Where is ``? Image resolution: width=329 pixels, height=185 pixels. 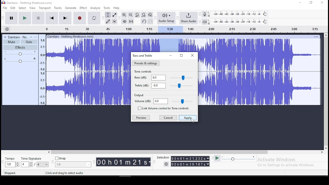  is located at coordinates (154, 162).